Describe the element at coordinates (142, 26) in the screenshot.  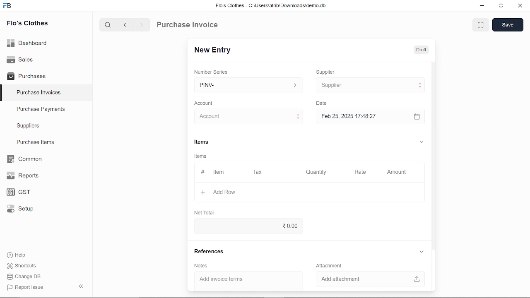
I see `next` at that location.